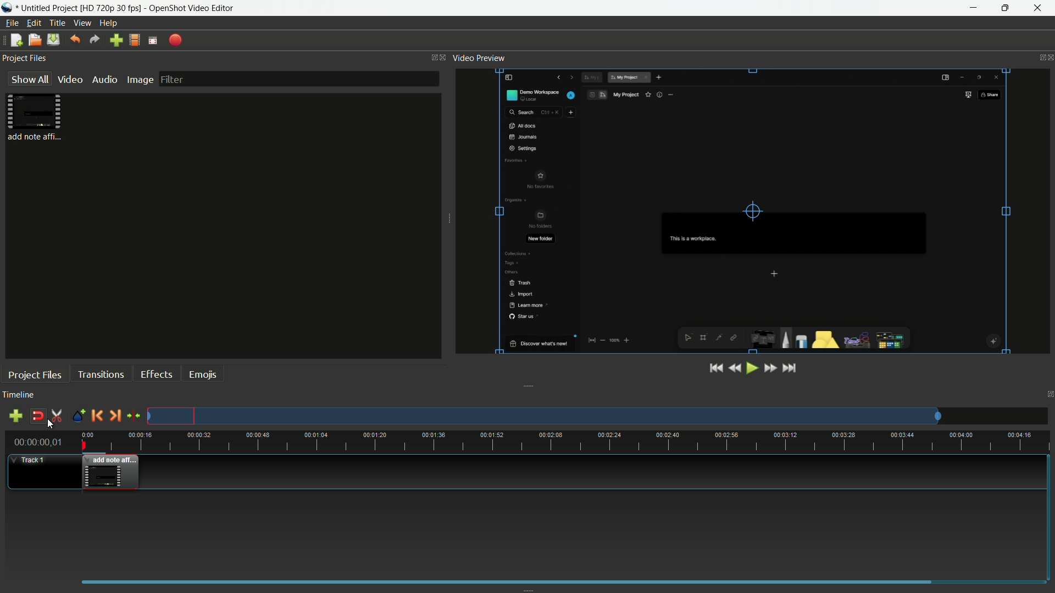 The width and height of the screenshot is (1055, 593). I want to click on transitions, so click(103, 374).